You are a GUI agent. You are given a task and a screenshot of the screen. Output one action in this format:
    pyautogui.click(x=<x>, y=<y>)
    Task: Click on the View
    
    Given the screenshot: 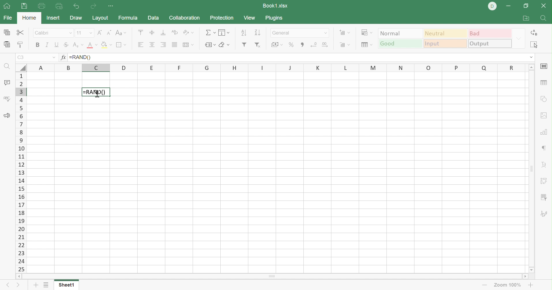 What is the action you would take?
    pyautogui.click(x=249, y=18)
    